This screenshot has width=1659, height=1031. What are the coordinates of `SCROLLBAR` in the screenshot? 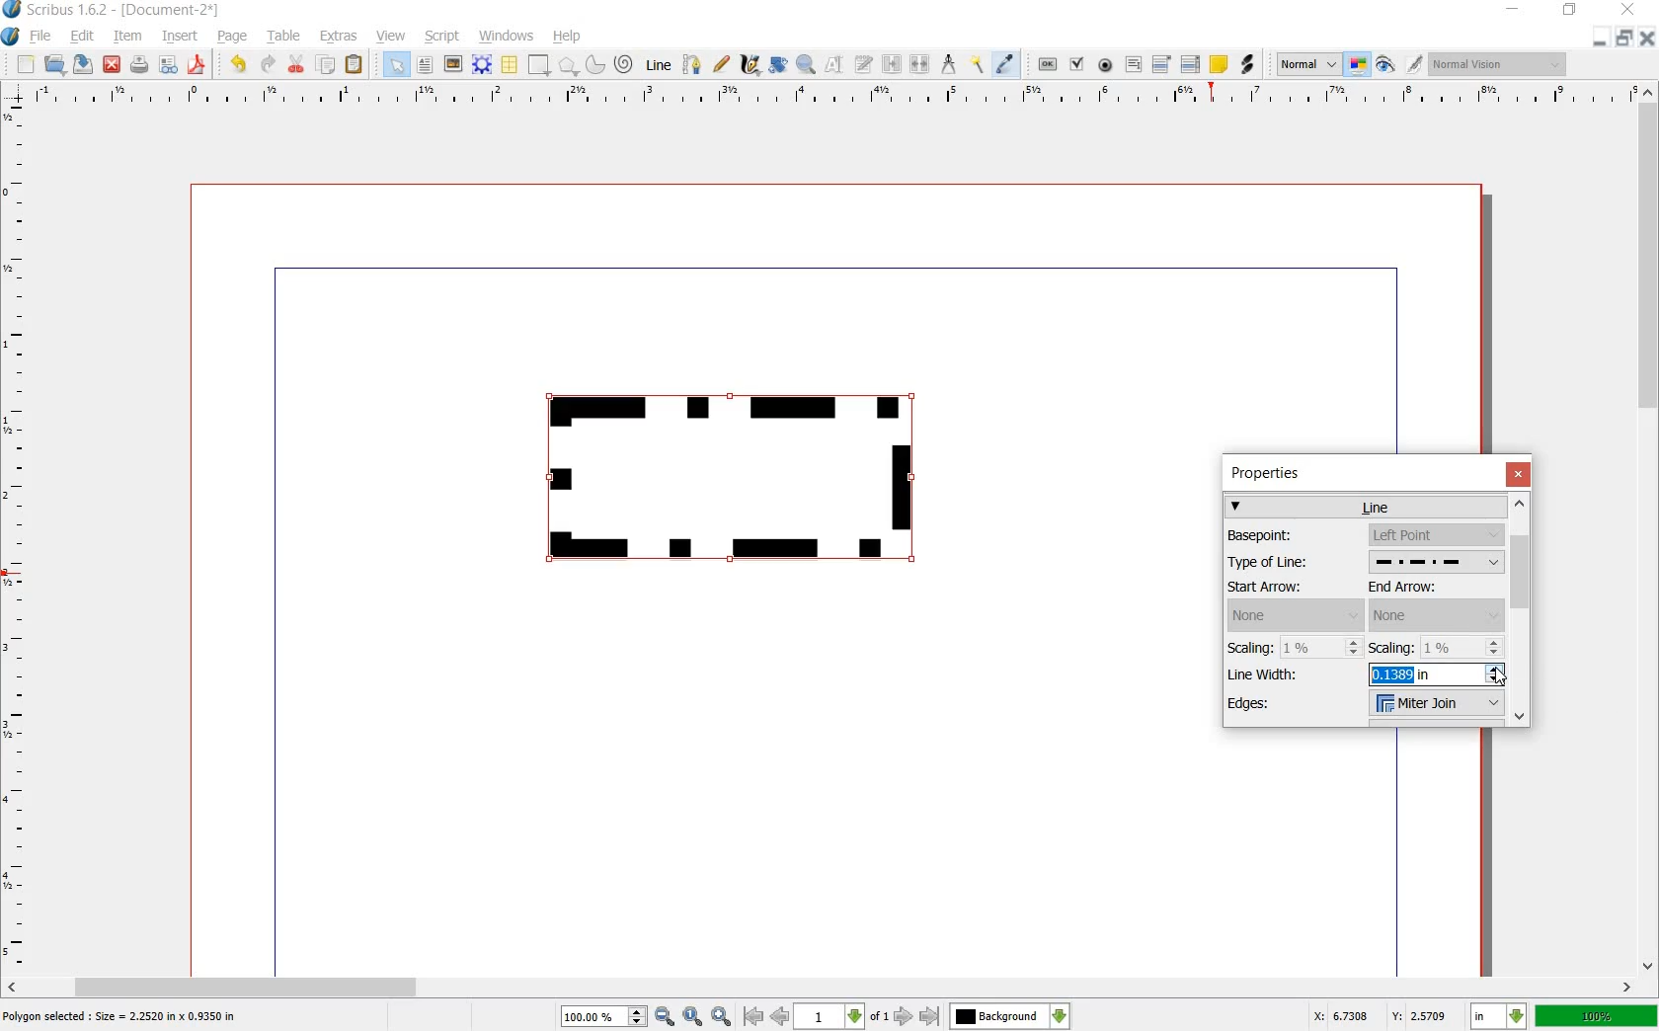 It's located at (820, 988).